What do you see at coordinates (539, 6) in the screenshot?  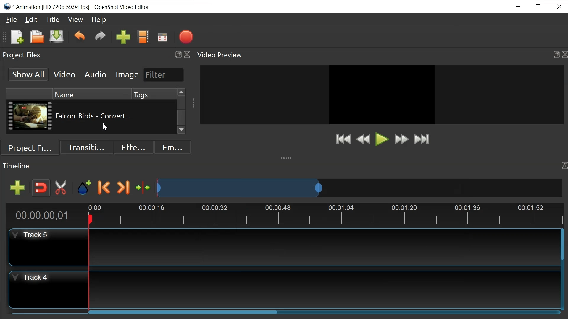 I see `Restore` at bounding box center [539, 6].